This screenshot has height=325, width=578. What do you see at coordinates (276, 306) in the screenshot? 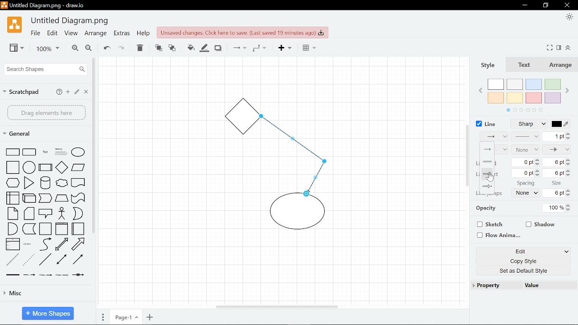
I see `horizontal scrolling bar` at bounding box center [276, 306].